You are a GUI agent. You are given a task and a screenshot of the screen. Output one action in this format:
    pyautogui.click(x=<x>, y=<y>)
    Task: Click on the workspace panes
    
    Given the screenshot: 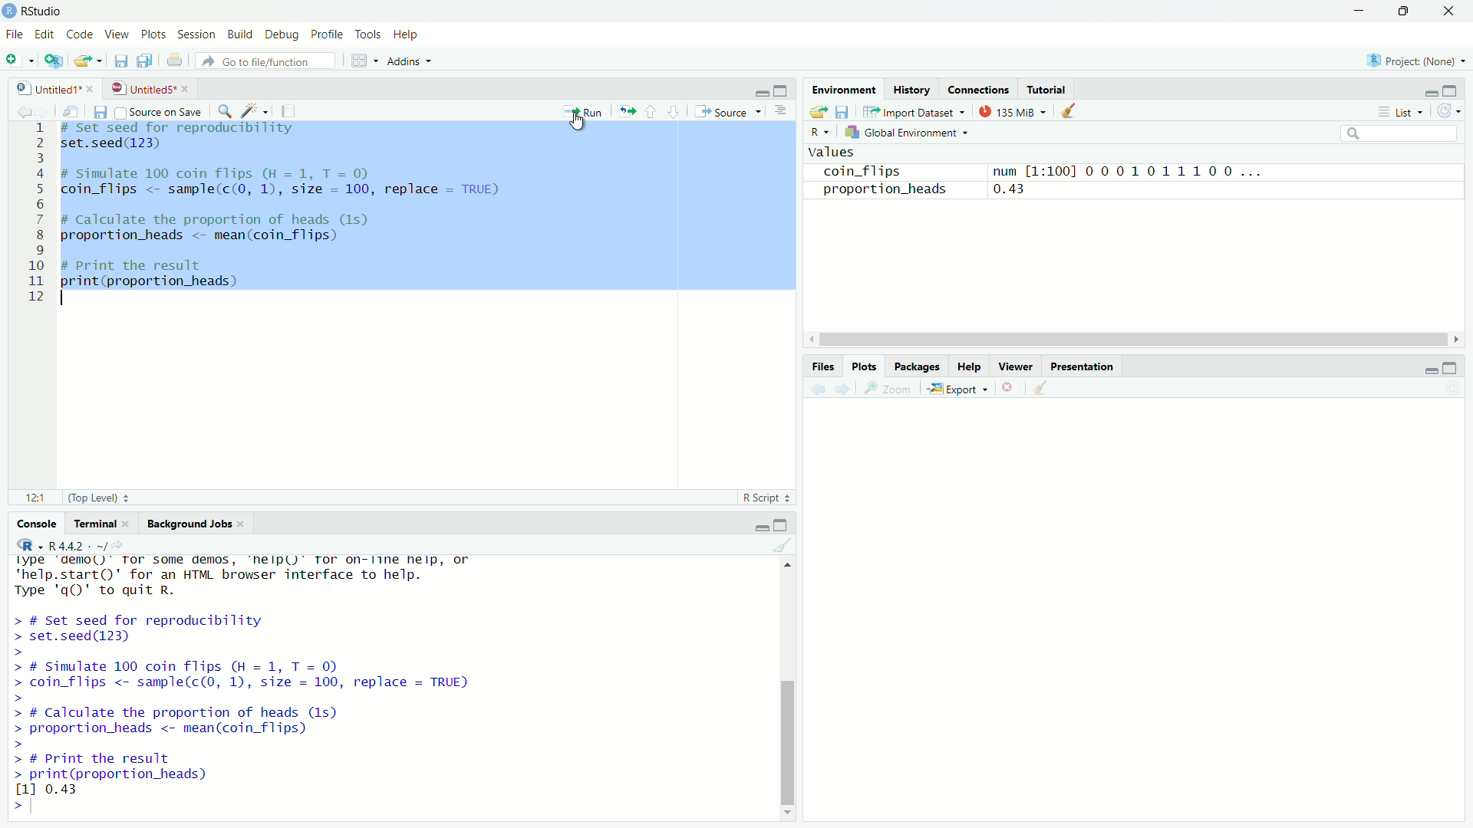 What is the action you would take?
    pyautogui.click(x=361, y=61)
    